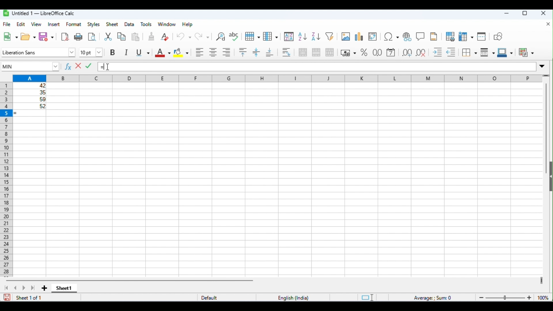 The height and width of the screenshot is (311, 553). Describe the element at coordinates (36, 24) in the screenshot. I see `view` at that location.